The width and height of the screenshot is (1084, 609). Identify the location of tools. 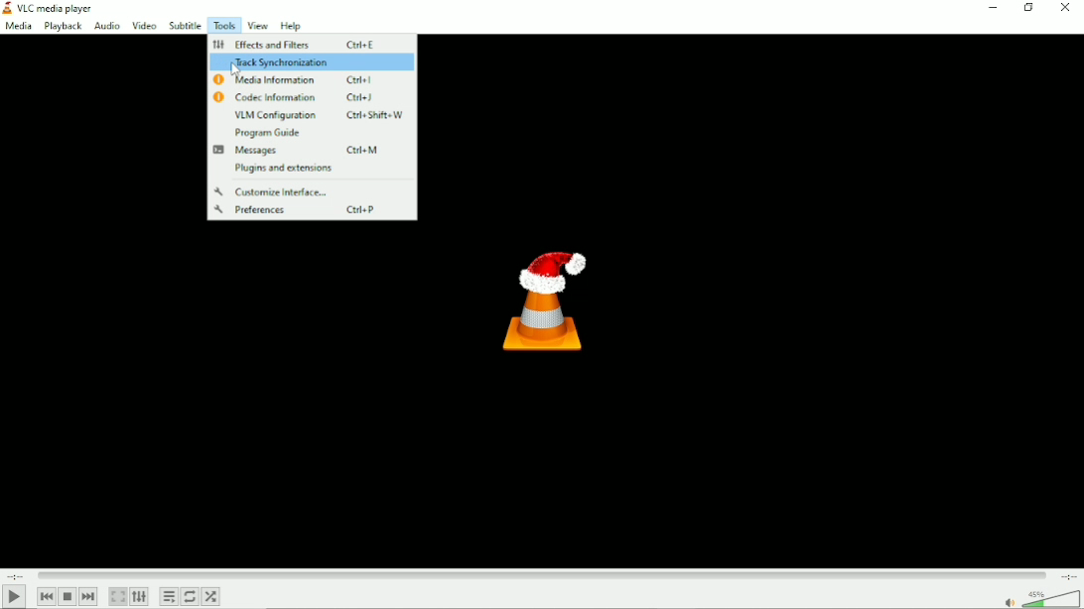
(222, 26).